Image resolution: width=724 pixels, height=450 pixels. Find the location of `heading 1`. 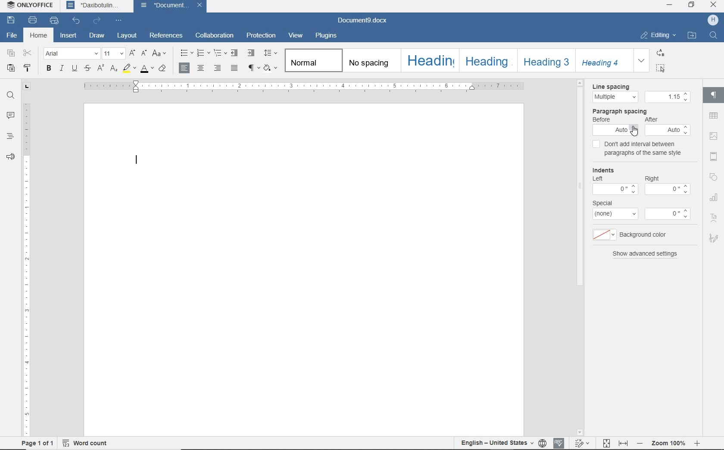

heading 1 is located at coordinates (429, 61).